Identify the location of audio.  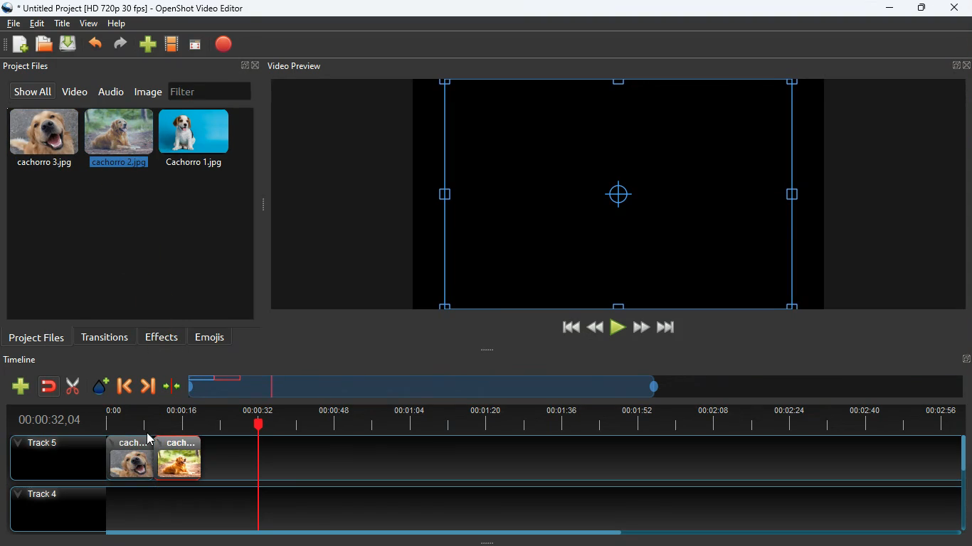
(112, 91).